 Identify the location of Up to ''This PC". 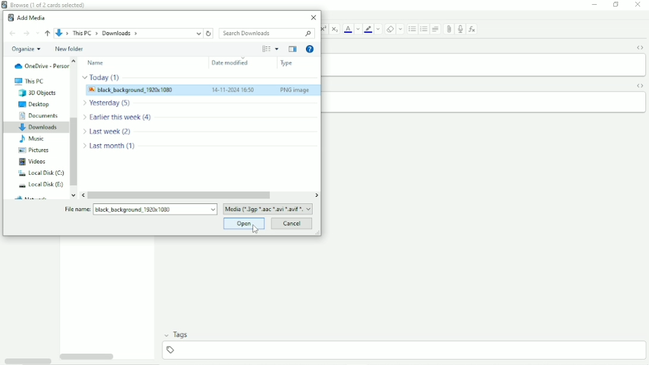
(48, 33).